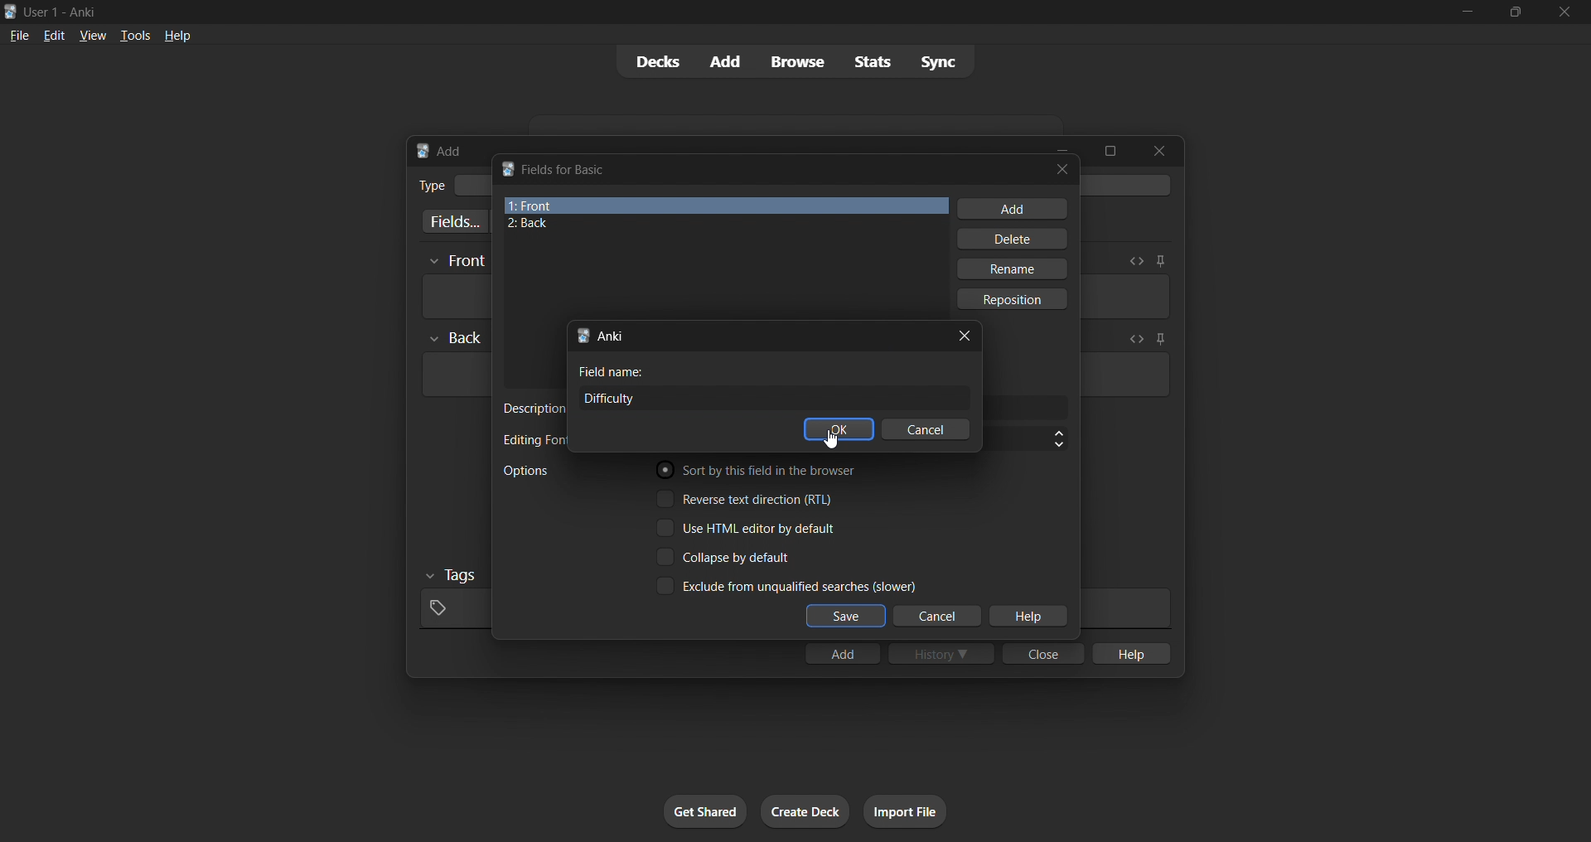  What do you see at coordinates (431, 186) in the screenshot?
I see `Text` at bounding box center [431, 186].